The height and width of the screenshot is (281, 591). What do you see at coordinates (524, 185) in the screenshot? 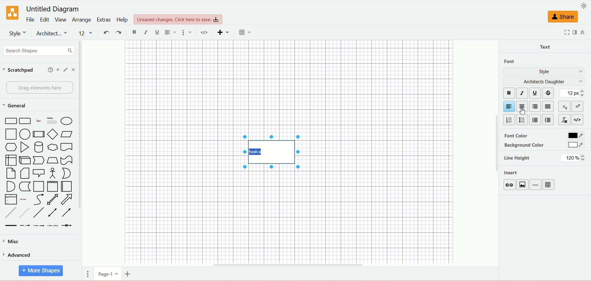
I see `image` at bounding box center [524, 185].